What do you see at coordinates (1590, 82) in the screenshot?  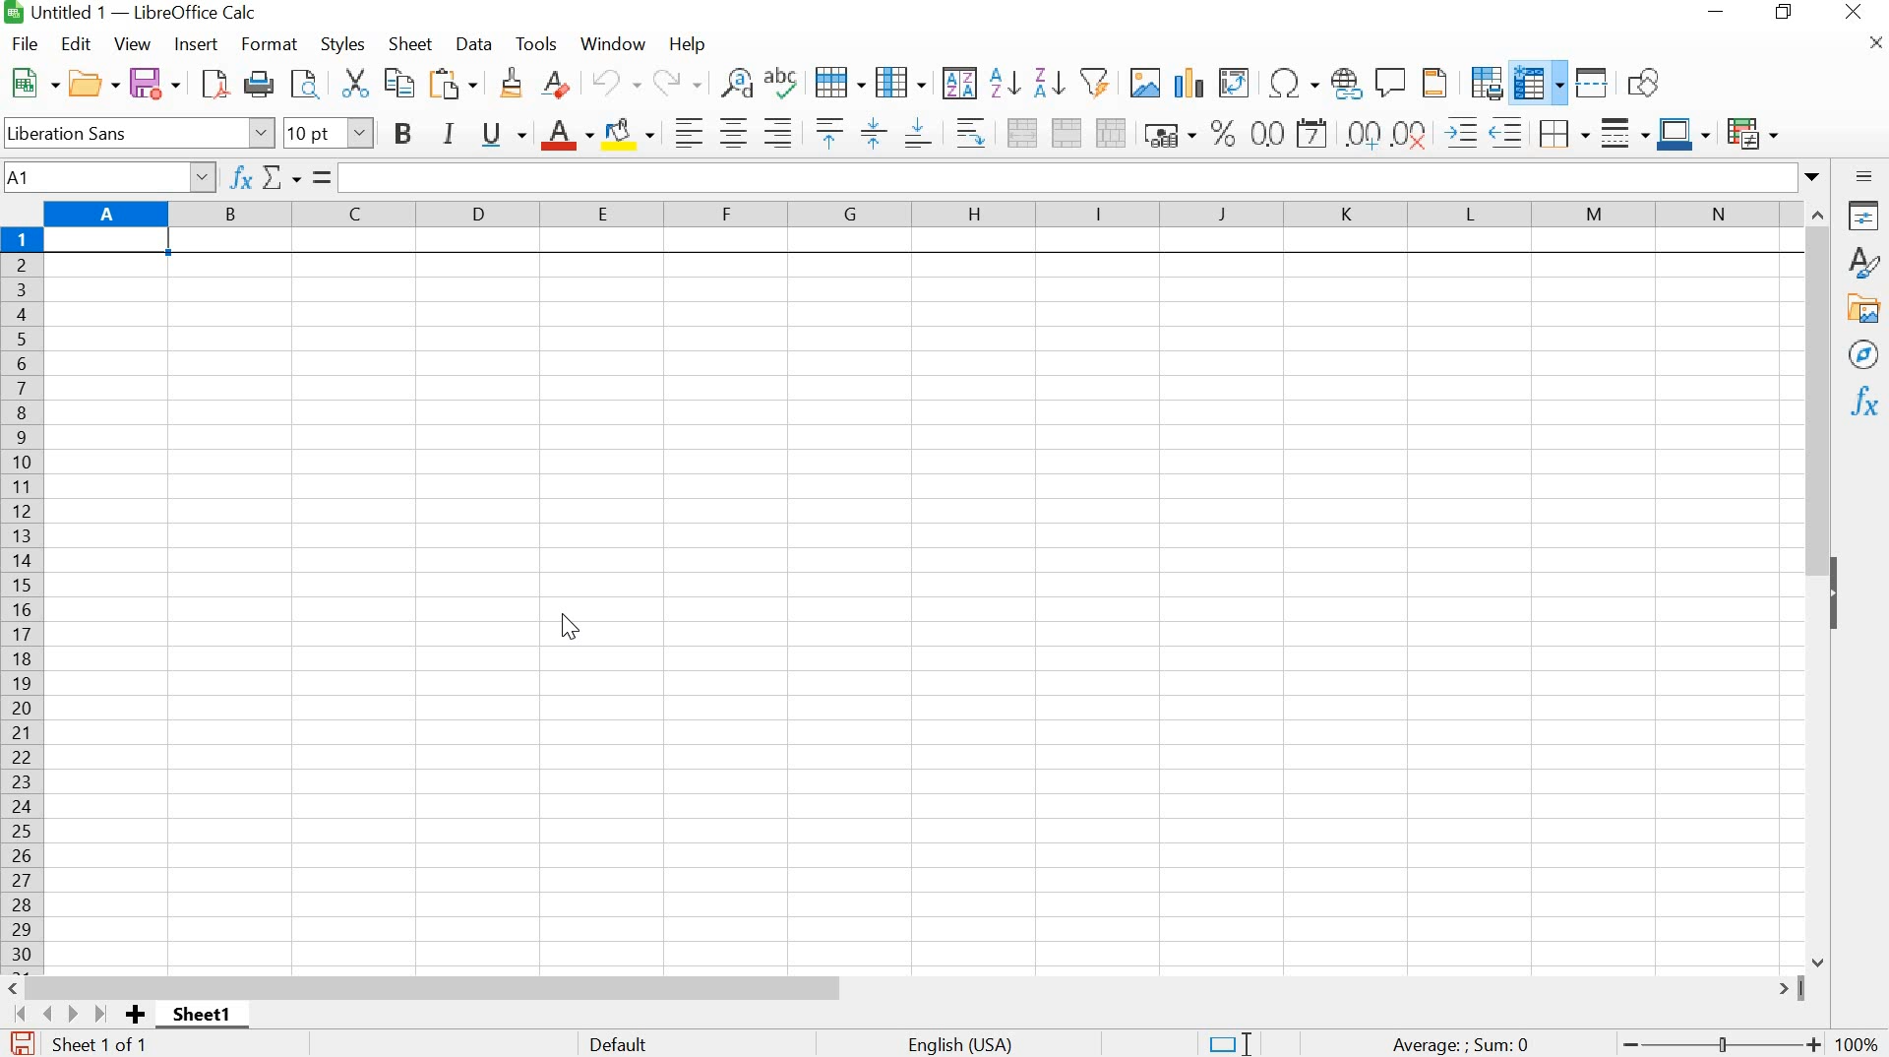 I see `SPLIT WINDOW` at bounding box center [1590, 82].